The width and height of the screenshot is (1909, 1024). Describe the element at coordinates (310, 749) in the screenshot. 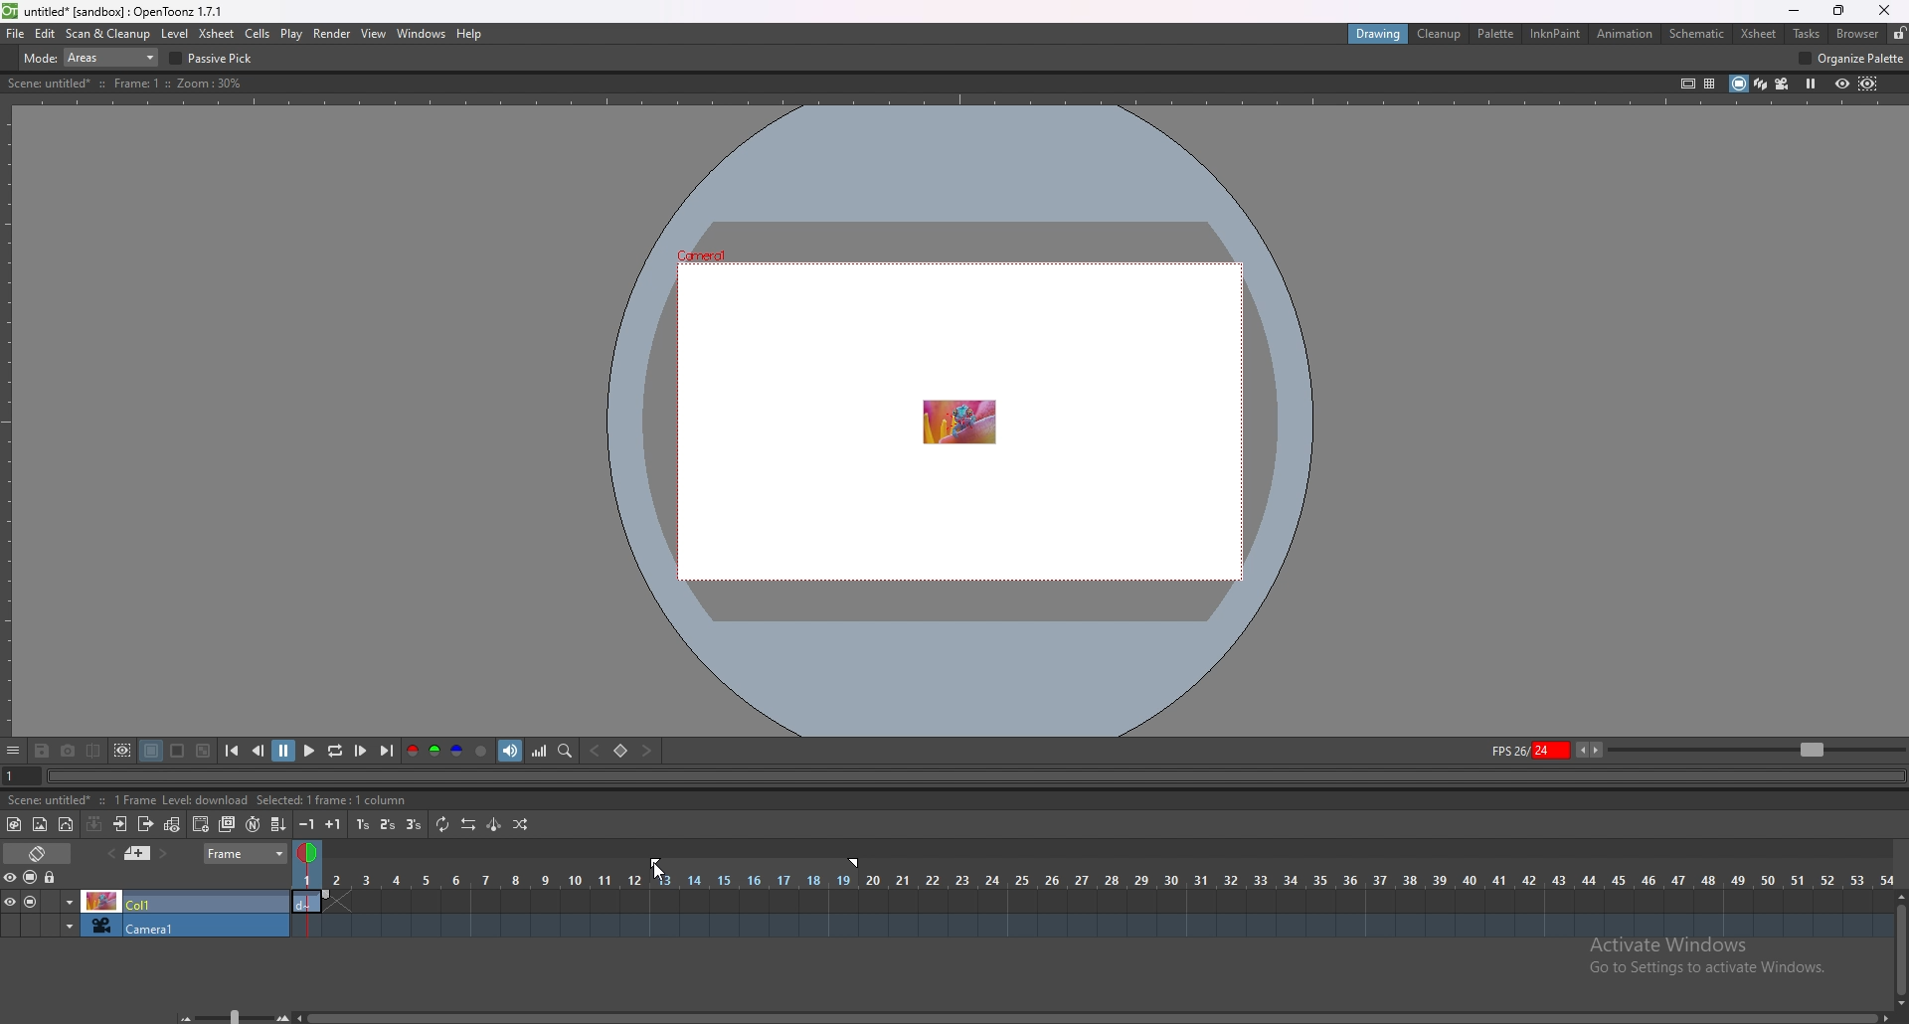

I see `play` at that location.